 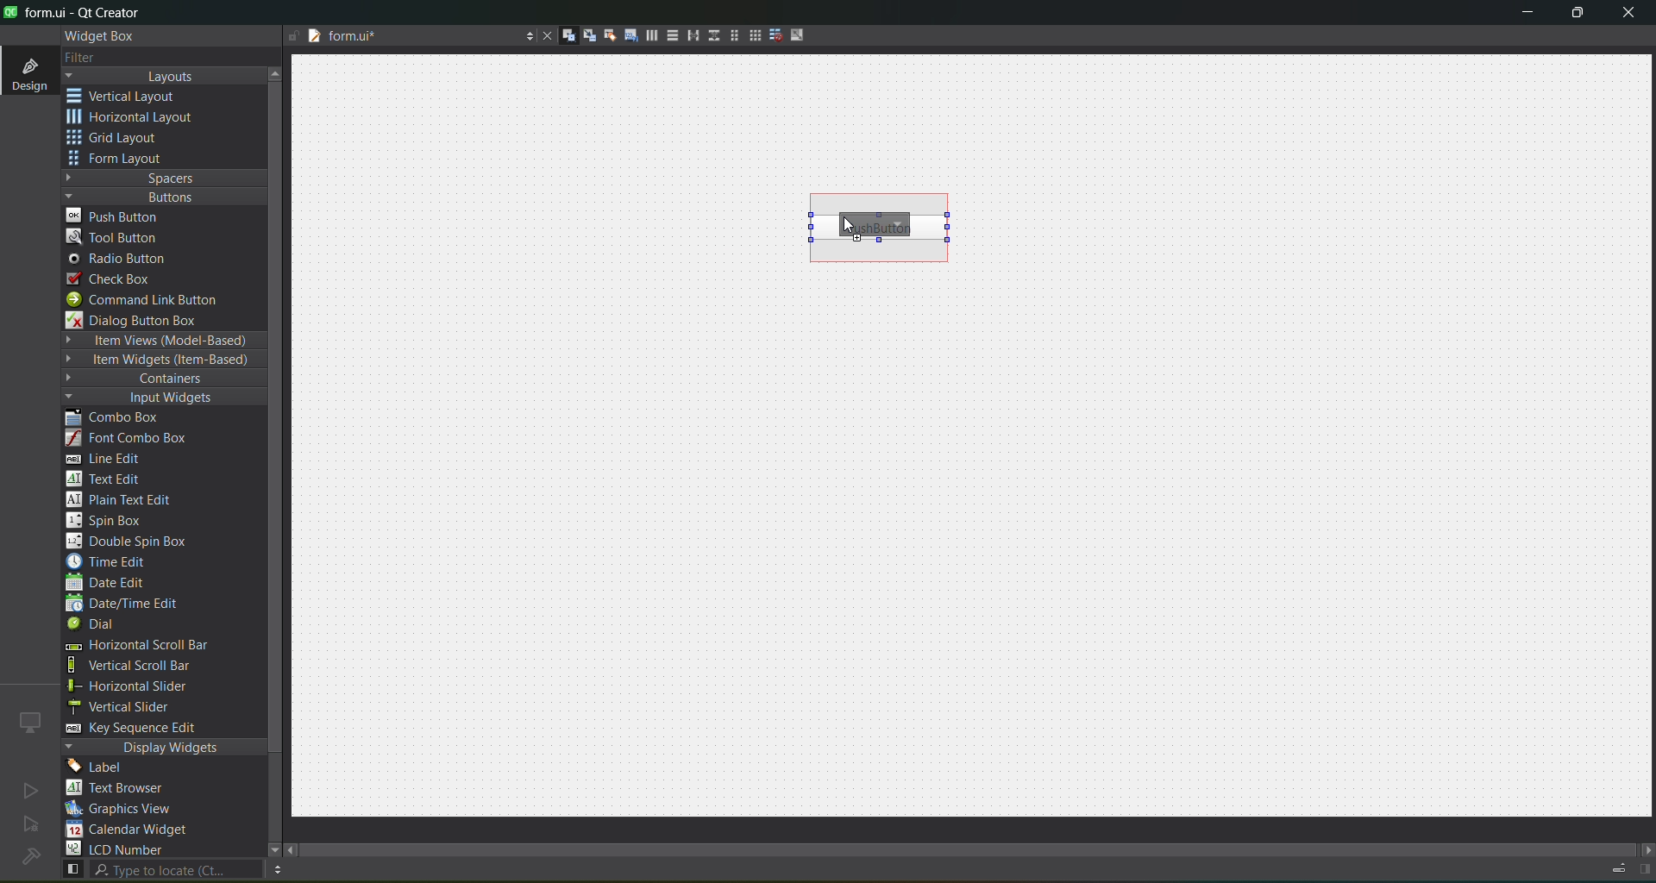 I want to click on item views, so click(x=162, y=341).